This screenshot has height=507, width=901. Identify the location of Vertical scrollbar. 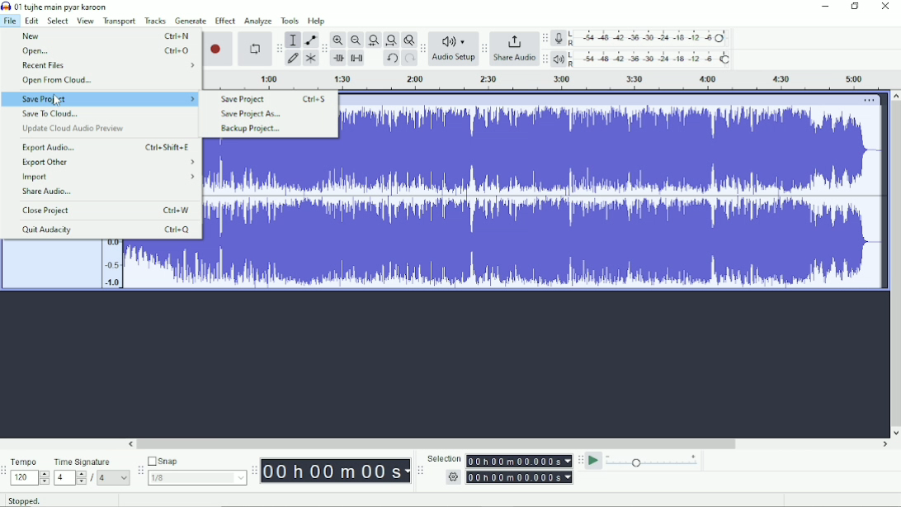
(894, 264).